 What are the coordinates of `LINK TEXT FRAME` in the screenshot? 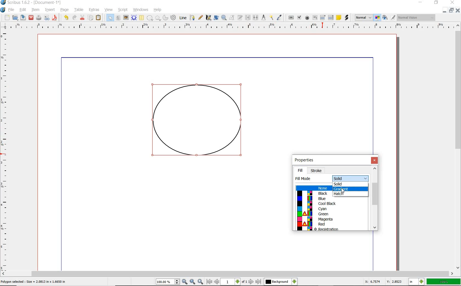 It's located at (248, 17).